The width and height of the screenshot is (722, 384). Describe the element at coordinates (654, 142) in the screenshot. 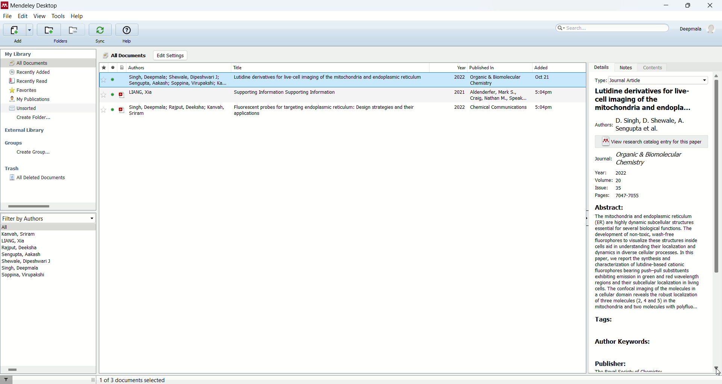

I see `view research catalog entry for this paper` at that location.